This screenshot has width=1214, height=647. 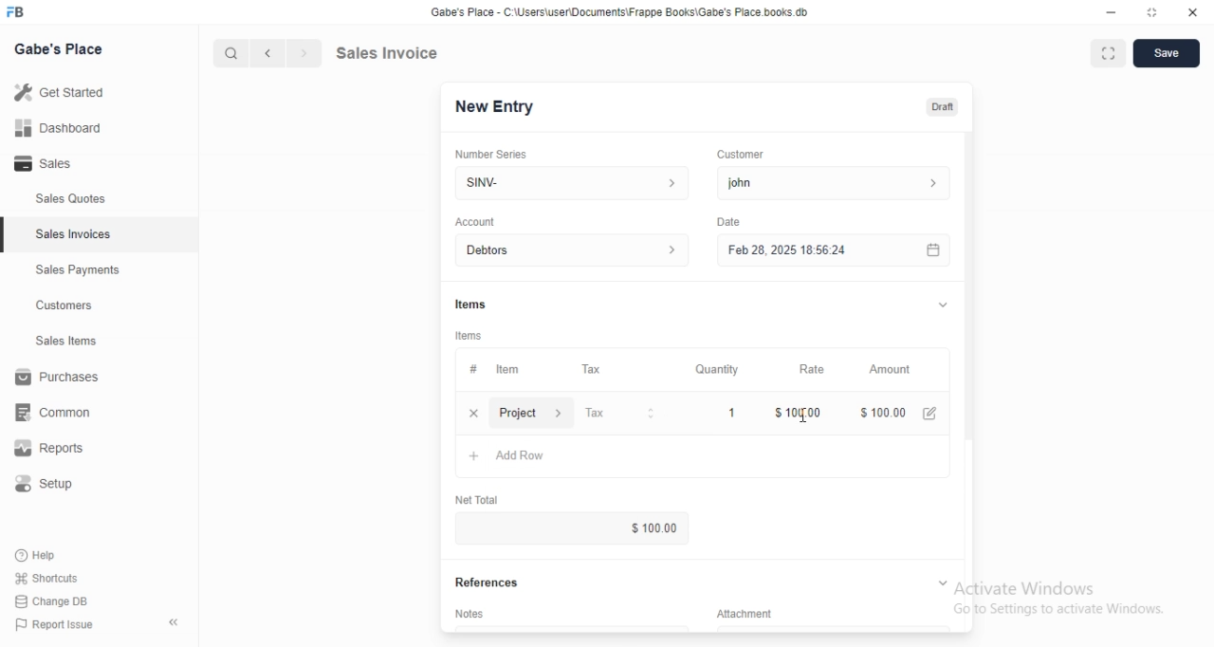 What do you see at coordinates (728, 220) in the screenshot?
I see `Date` at bounding box center [728, 220].